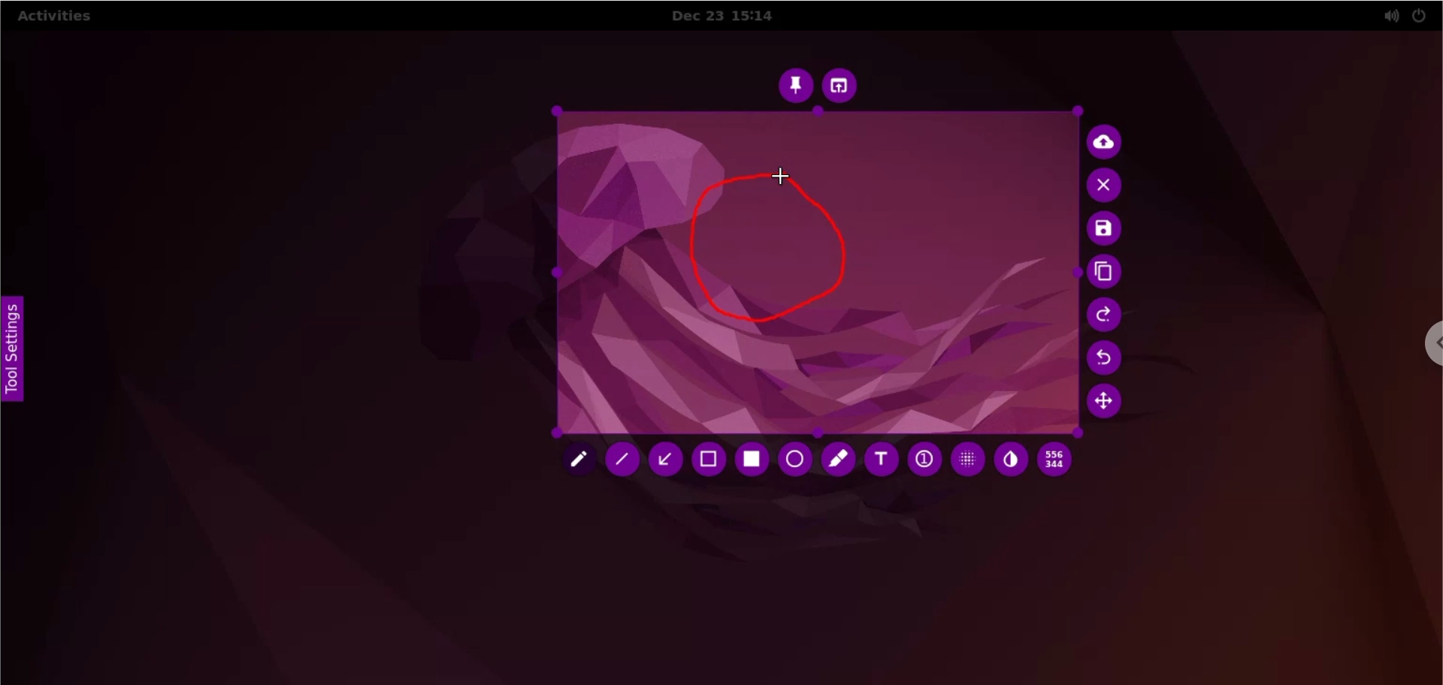 The image size is (1443, 685). I want to click on cursor, so click(779, 177).